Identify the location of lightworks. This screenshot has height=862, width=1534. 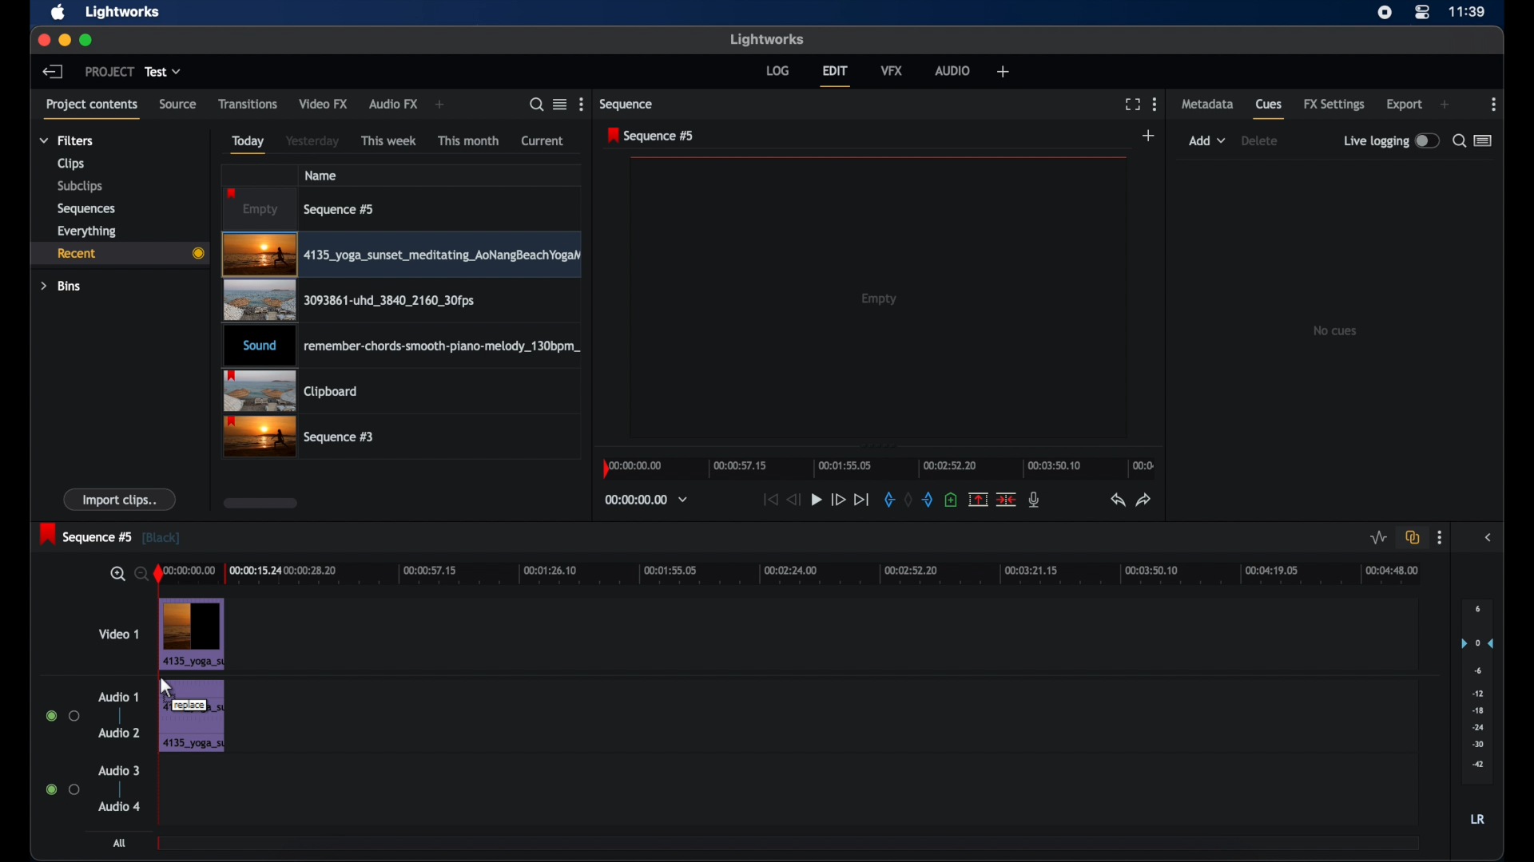
(123, 12).